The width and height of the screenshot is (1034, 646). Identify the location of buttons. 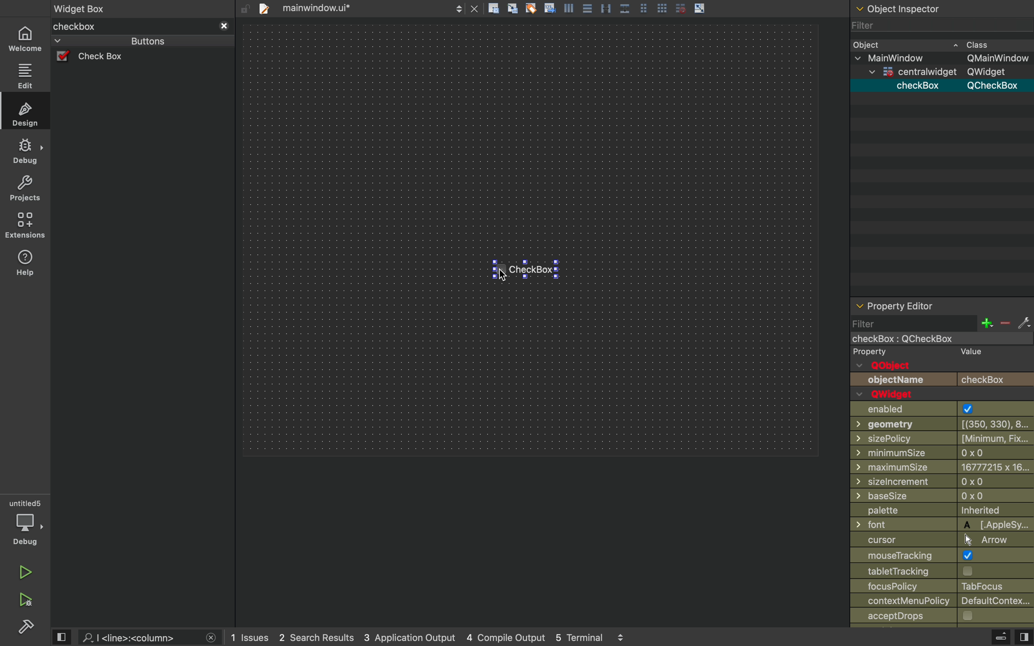
(130, 41).